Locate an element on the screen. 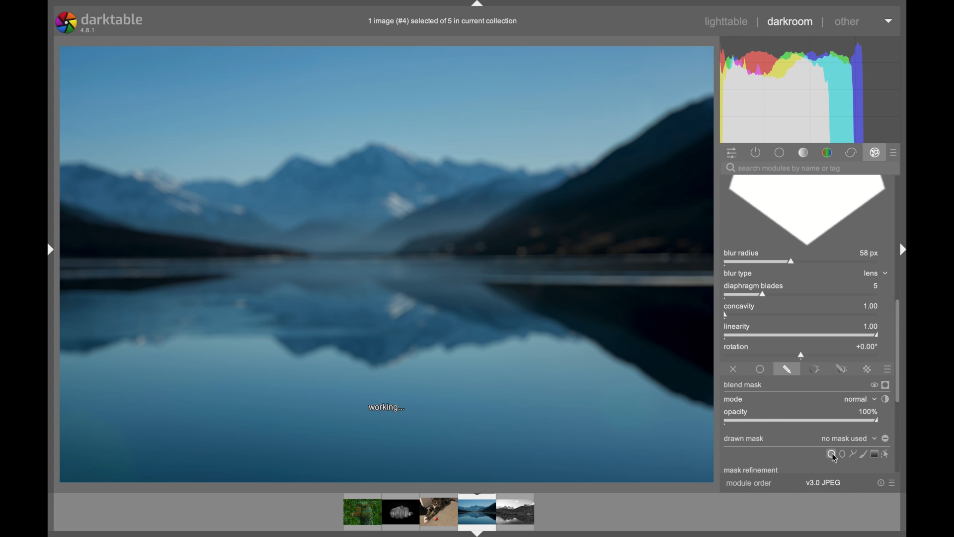  concavity is located at coordinates (738, 310).